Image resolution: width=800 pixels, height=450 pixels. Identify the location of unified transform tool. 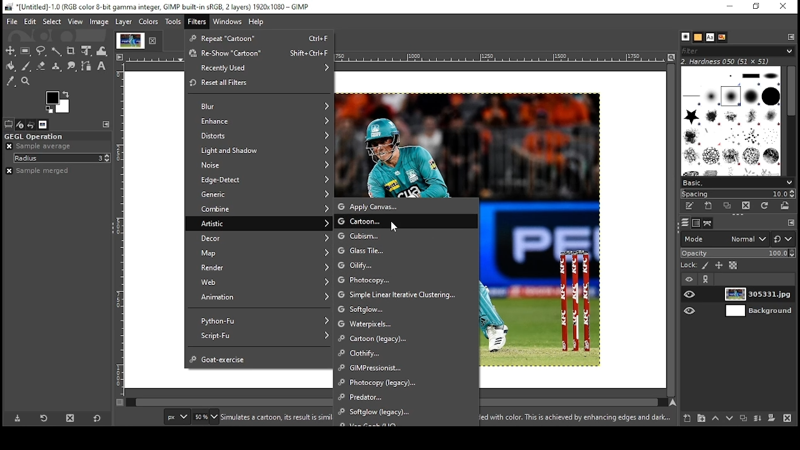
(87, 50).